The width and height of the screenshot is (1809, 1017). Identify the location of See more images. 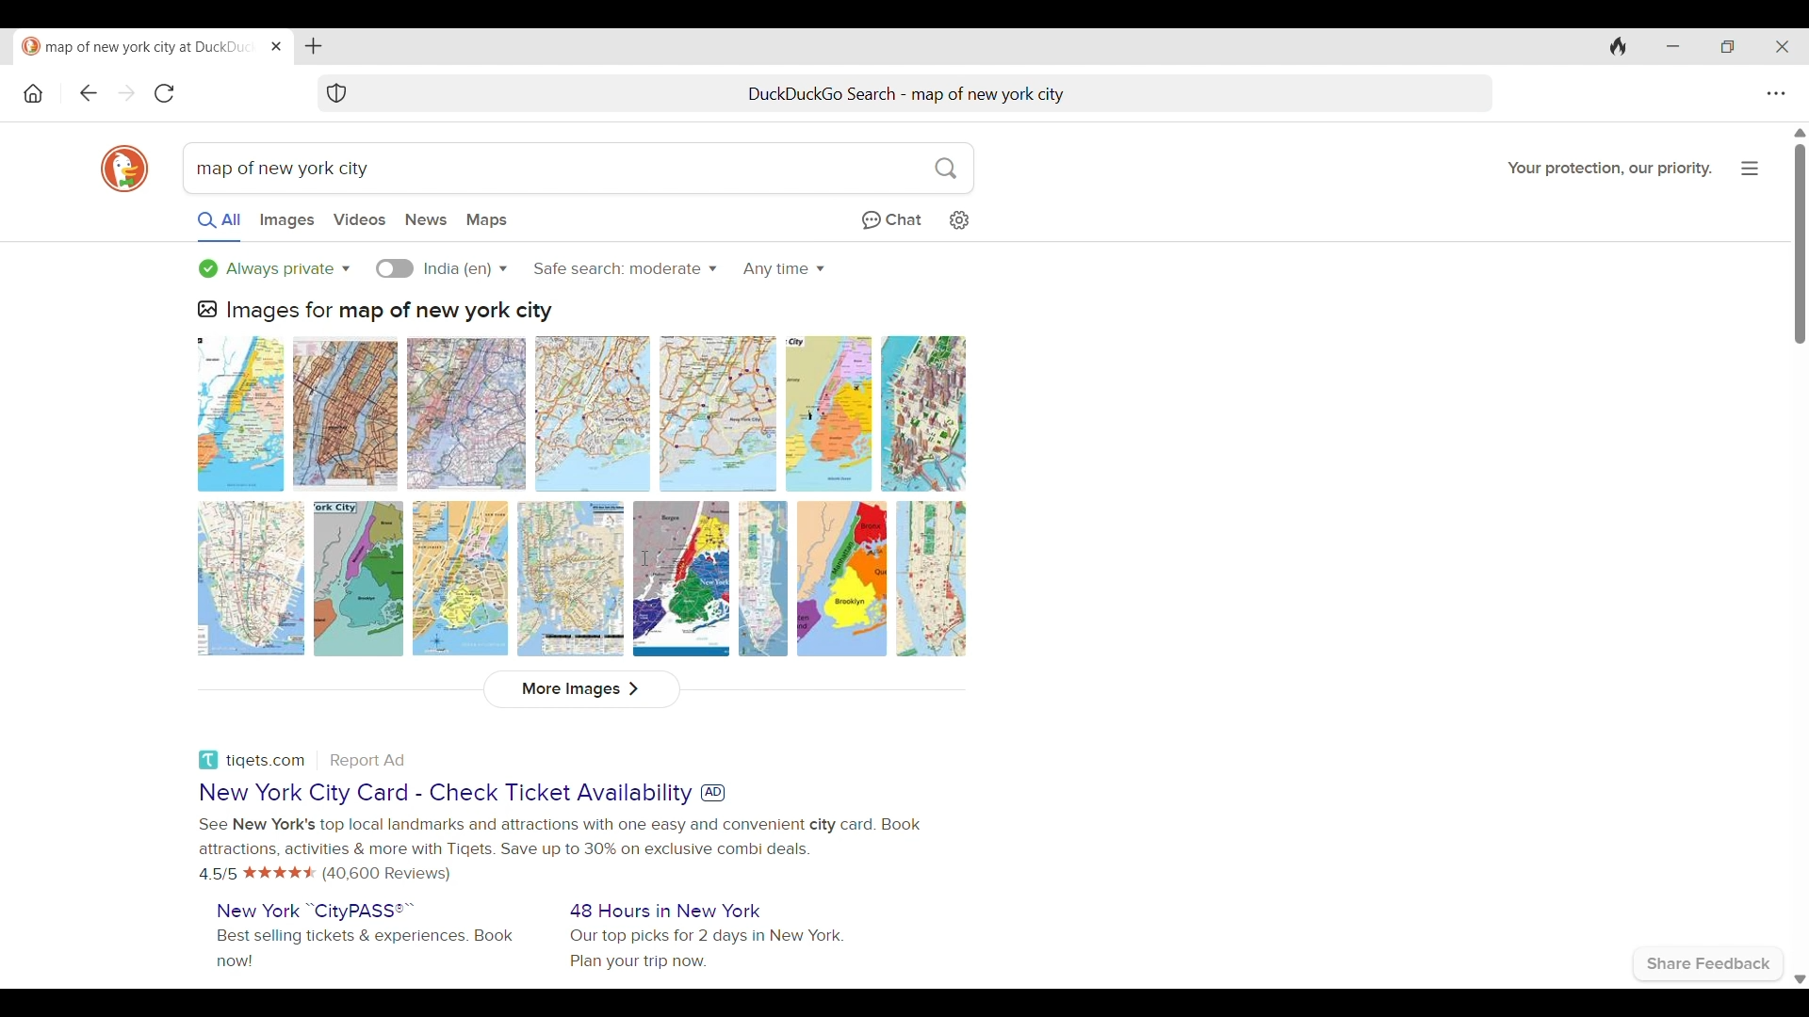
(582, 690).